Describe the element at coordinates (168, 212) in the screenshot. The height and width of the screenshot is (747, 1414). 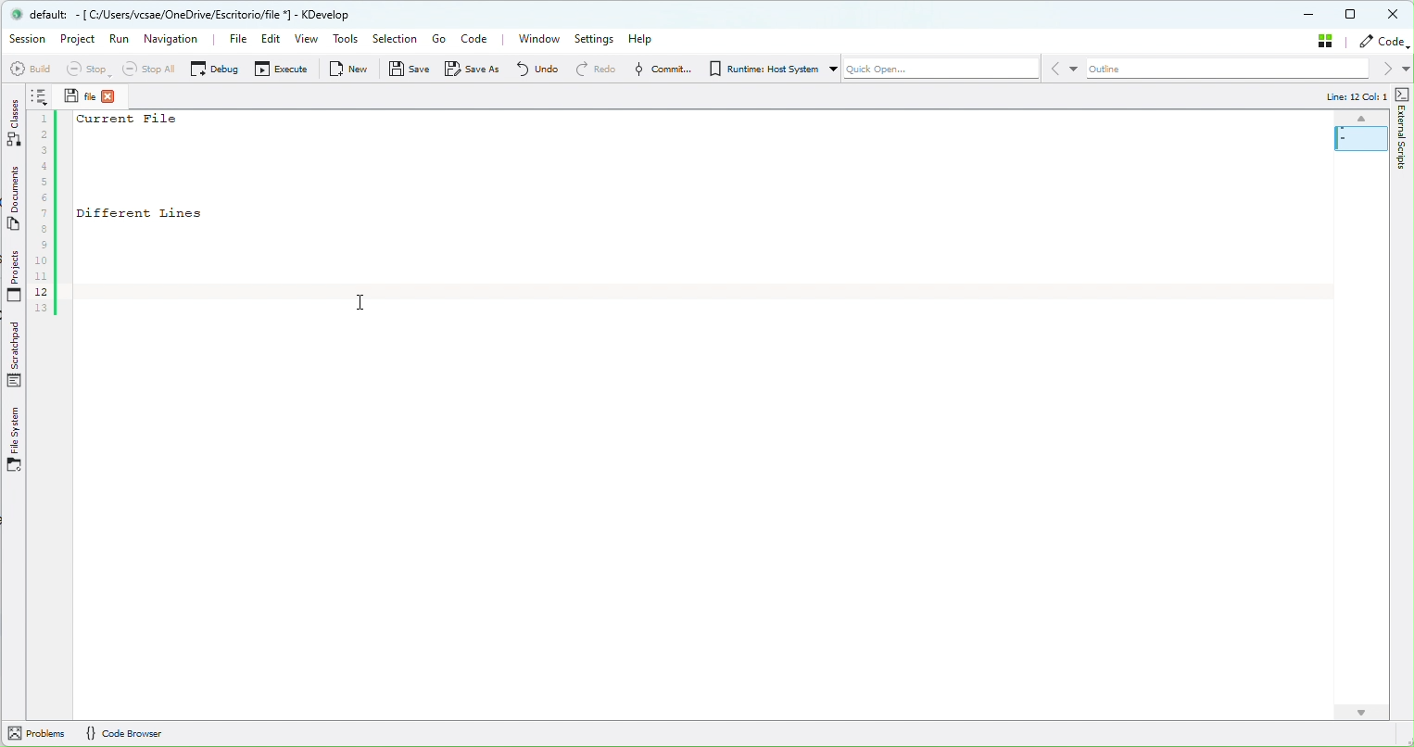
I see `1Current Files 7| Different Lines[510un1213` at that location.